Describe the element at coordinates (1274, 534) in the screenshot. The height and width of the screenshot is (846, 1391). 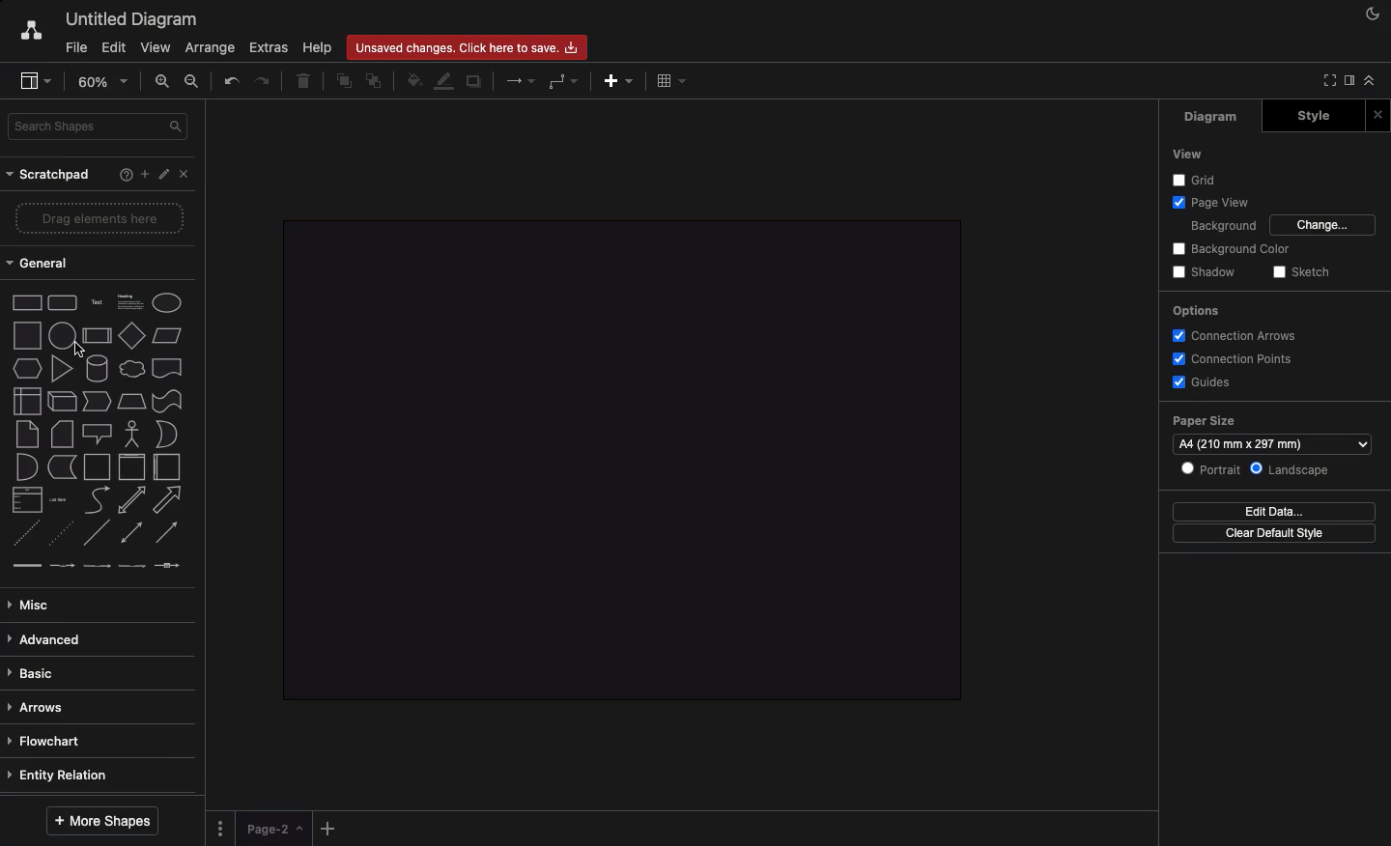
I see `Clear default style` at that location.